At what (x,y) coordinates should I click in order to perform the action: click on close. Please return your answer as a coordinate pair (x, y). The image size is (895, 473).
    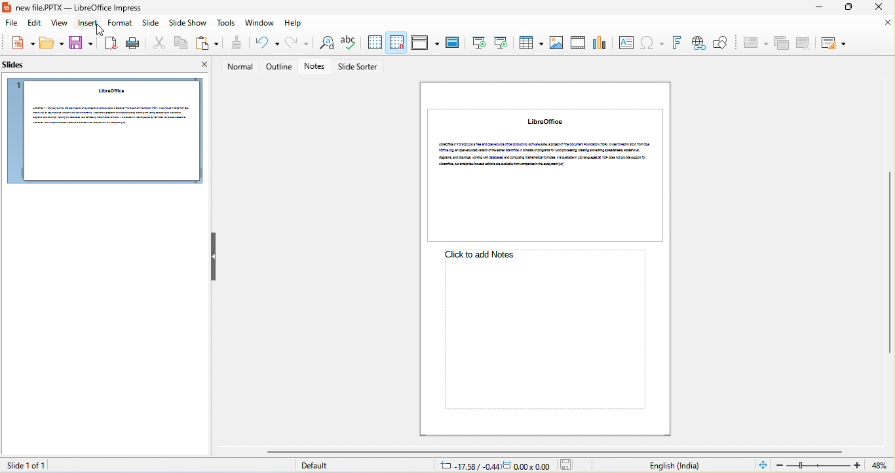
    Looking at the image, I should click on (888, 23).